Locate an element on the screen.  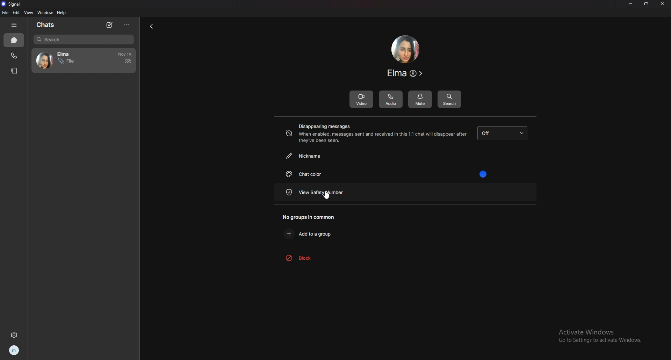
view safety number is located at coordinates (333, 192).